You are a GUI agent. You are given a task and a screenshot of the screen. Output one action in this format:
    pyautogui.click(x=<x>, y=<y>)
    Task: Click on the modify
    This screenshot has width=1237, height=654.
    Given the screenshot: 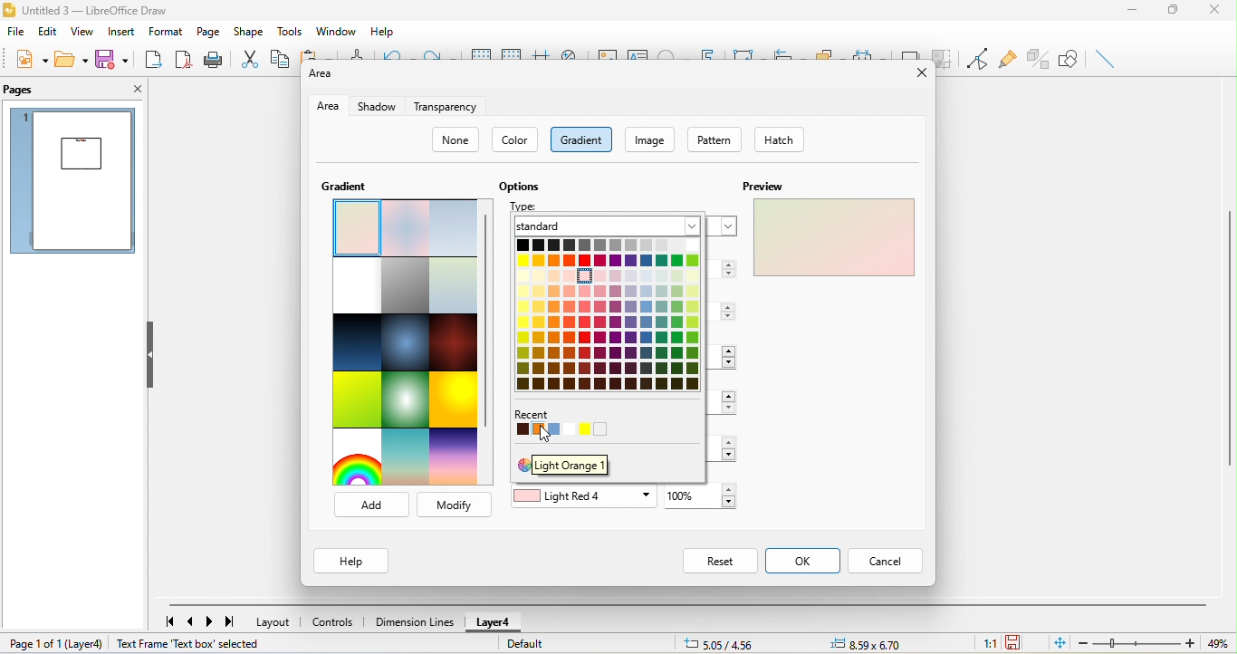 What is the action you would take?
    pyautogui.click(x=454, y=504)
    